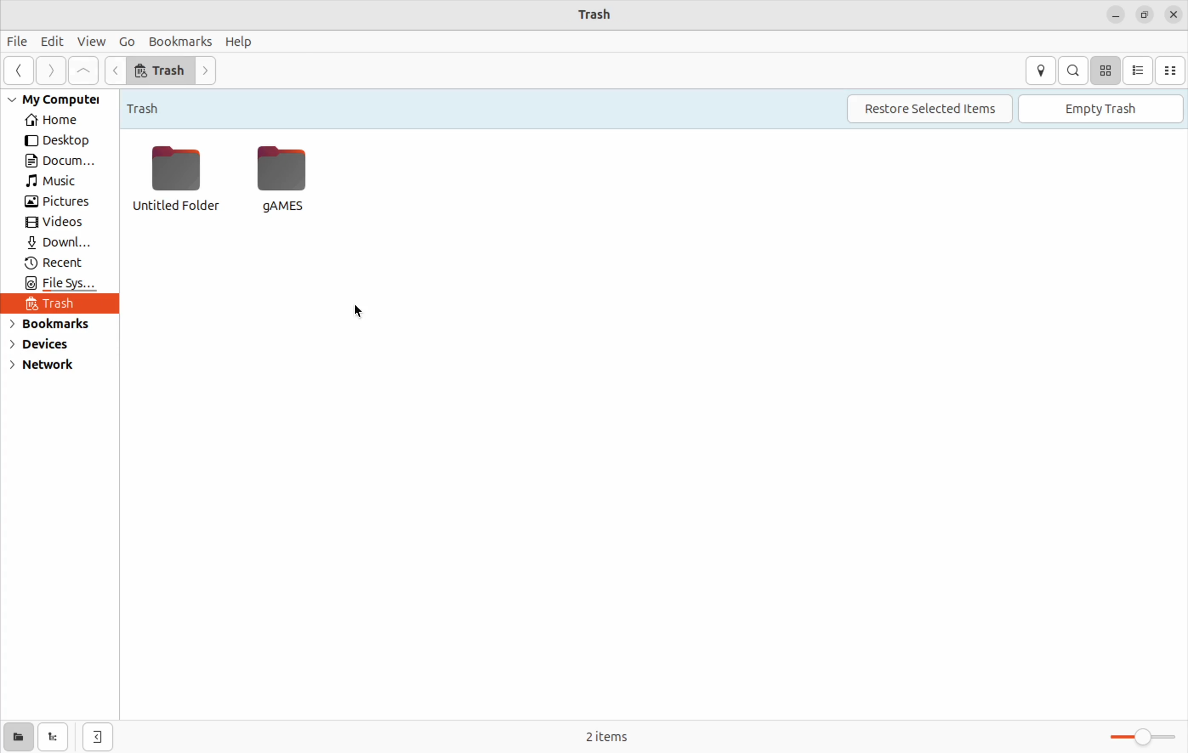 The height and width of the screenshot is (753, 1188). What do you see at coordinates (16, 72) in the screenshot?
I see `back` at bounding box center [16, 72].